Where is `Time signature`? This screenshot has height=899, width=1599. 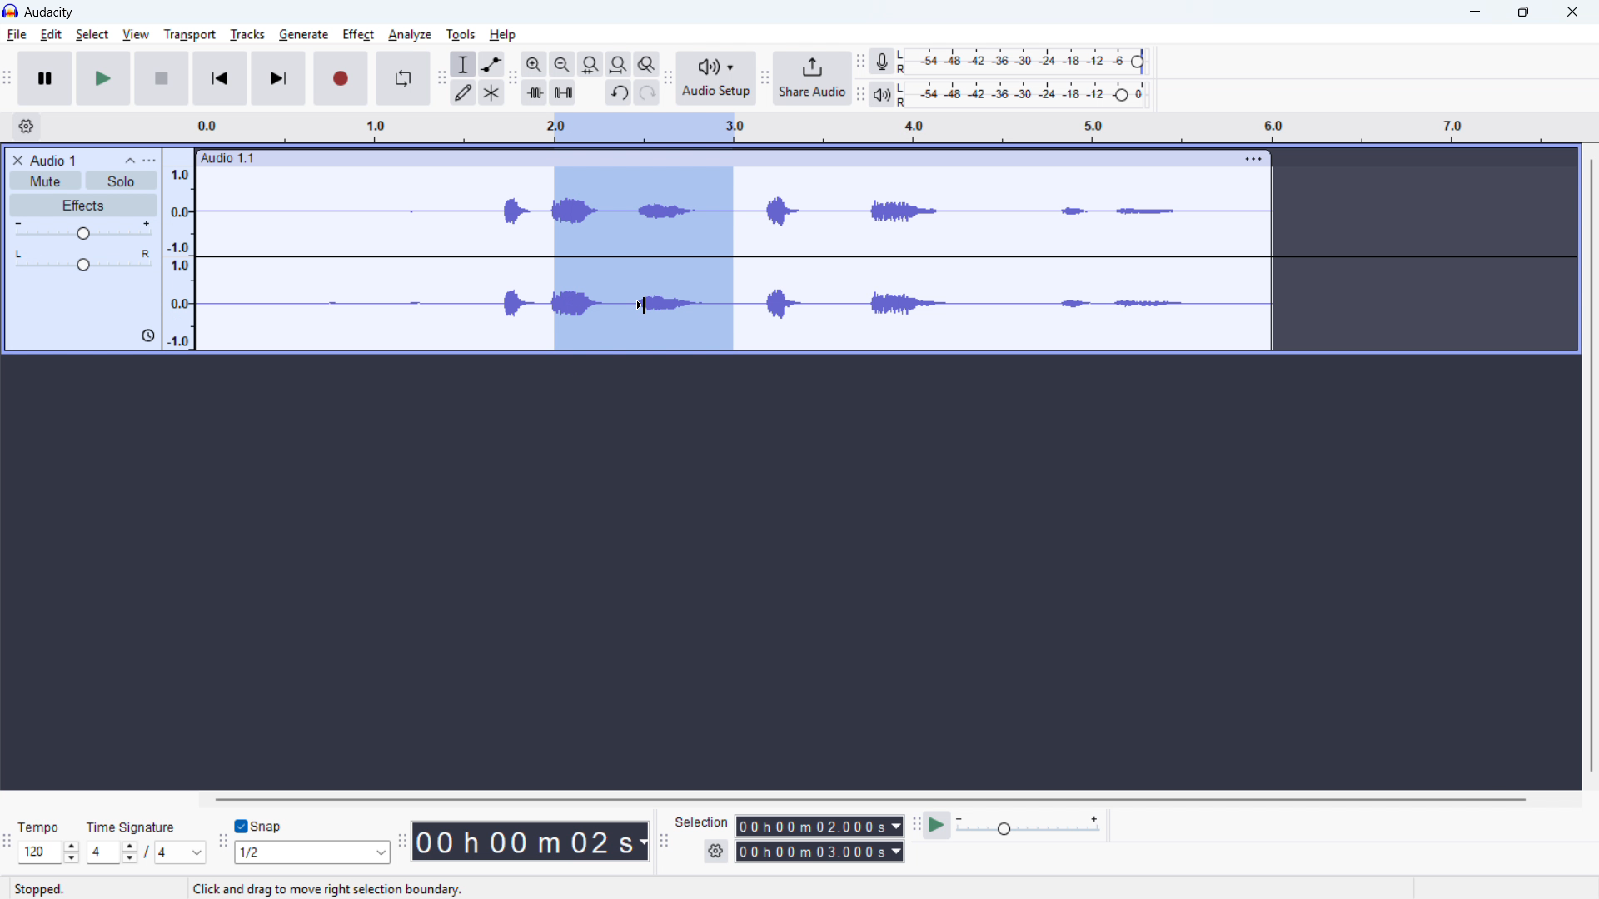
Time signature is located at coordinates (132, 825).